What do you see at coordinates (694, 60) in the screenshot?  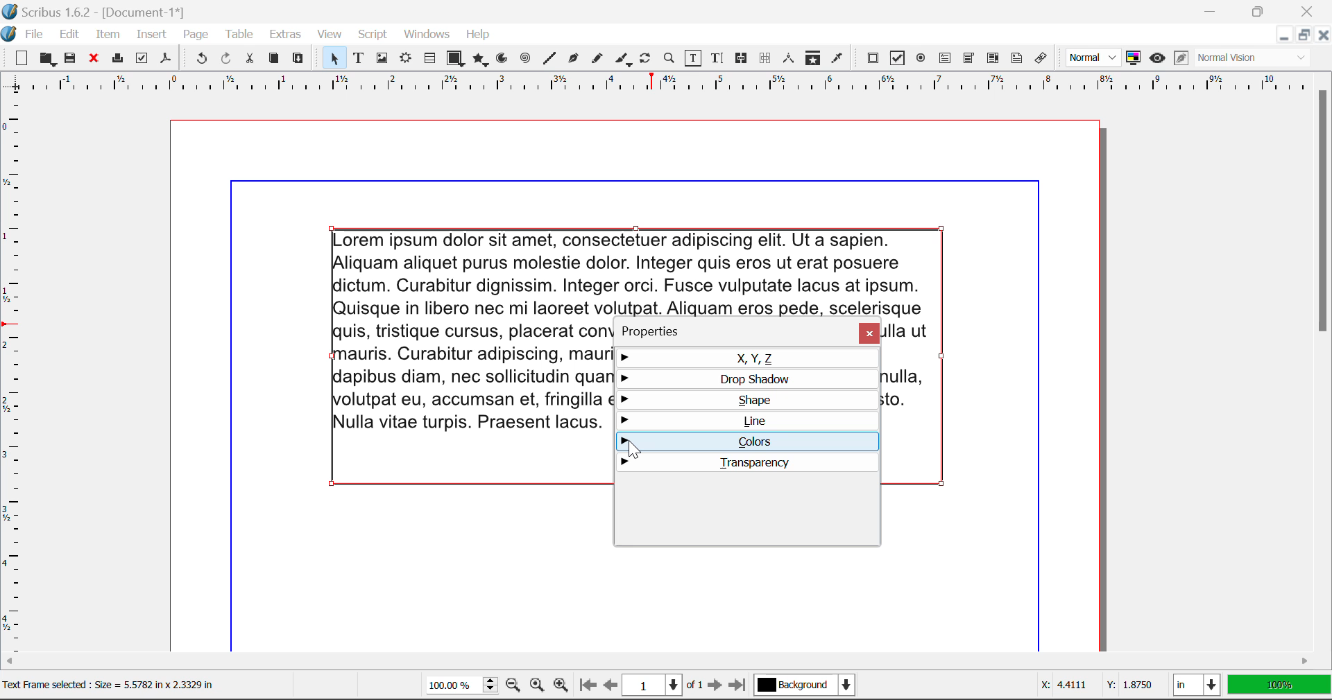 I see `Edit Contents of Frame` at bounding box center [694, 60].